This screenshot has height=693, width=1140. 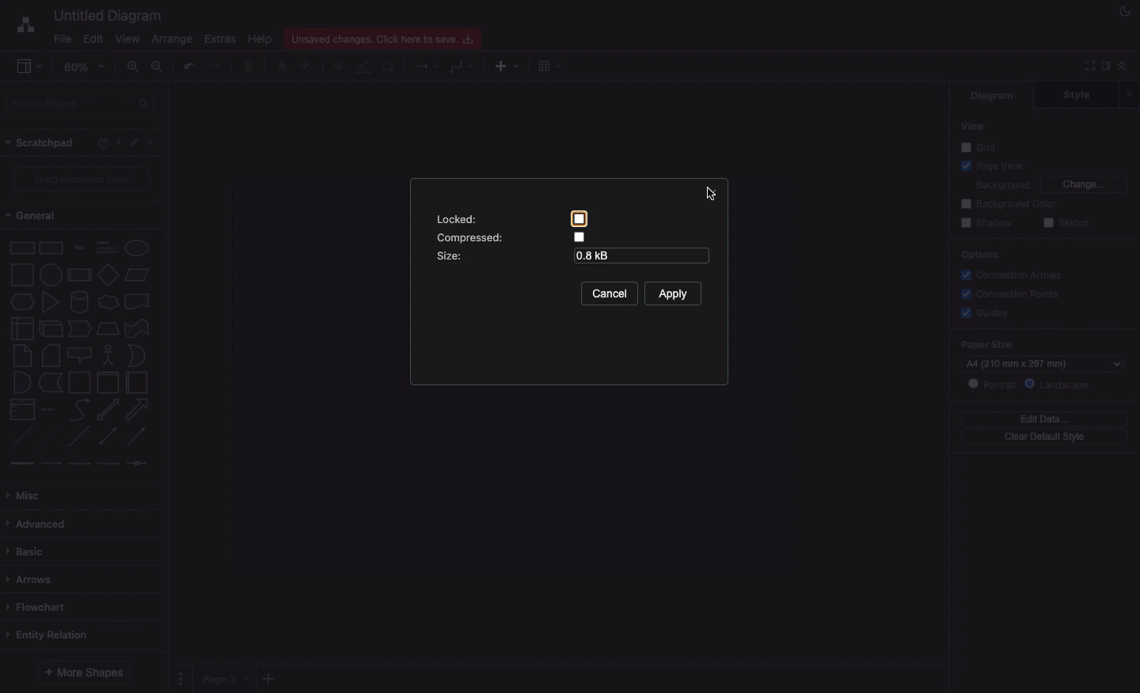 What do you see at coordinates (510, 237) in the screenshot?
I see `Compressed` at bounding box center [510, 237].